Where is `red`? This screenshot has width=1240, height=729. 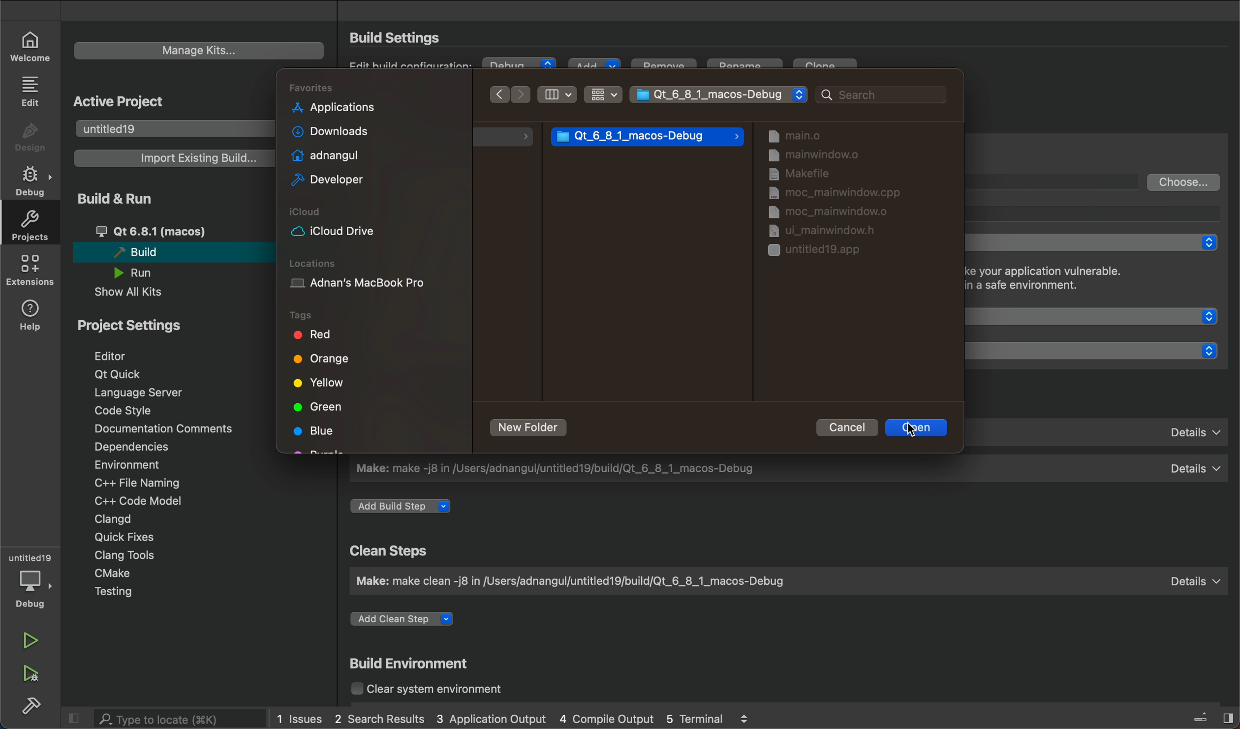
red is located at coordinates (311, 335).